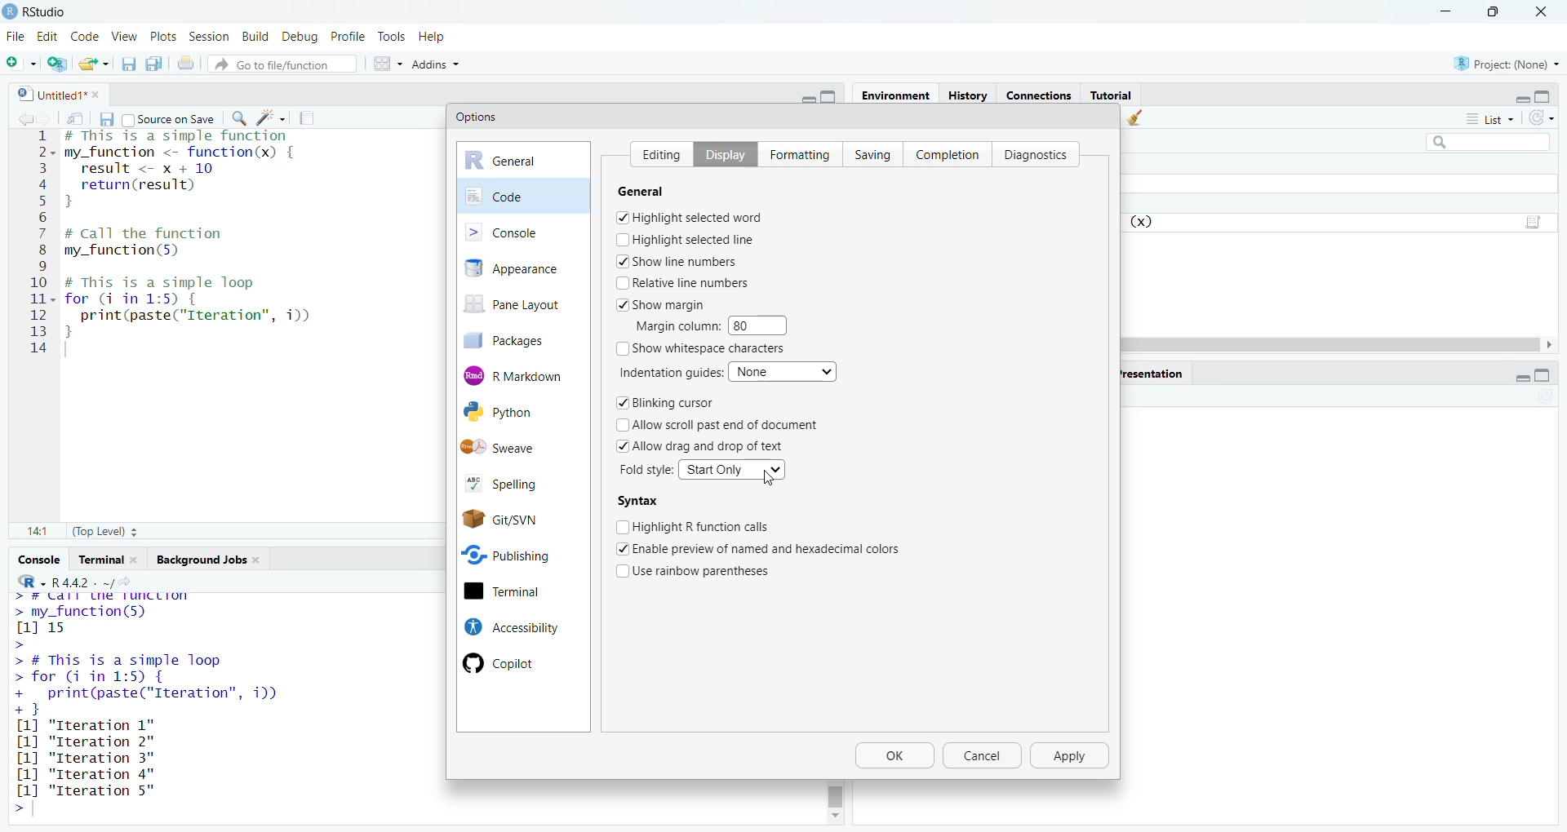  What do you see at coordinates (786, 370) in the screenshot?
I see `none` at bounding box center [786, 370].